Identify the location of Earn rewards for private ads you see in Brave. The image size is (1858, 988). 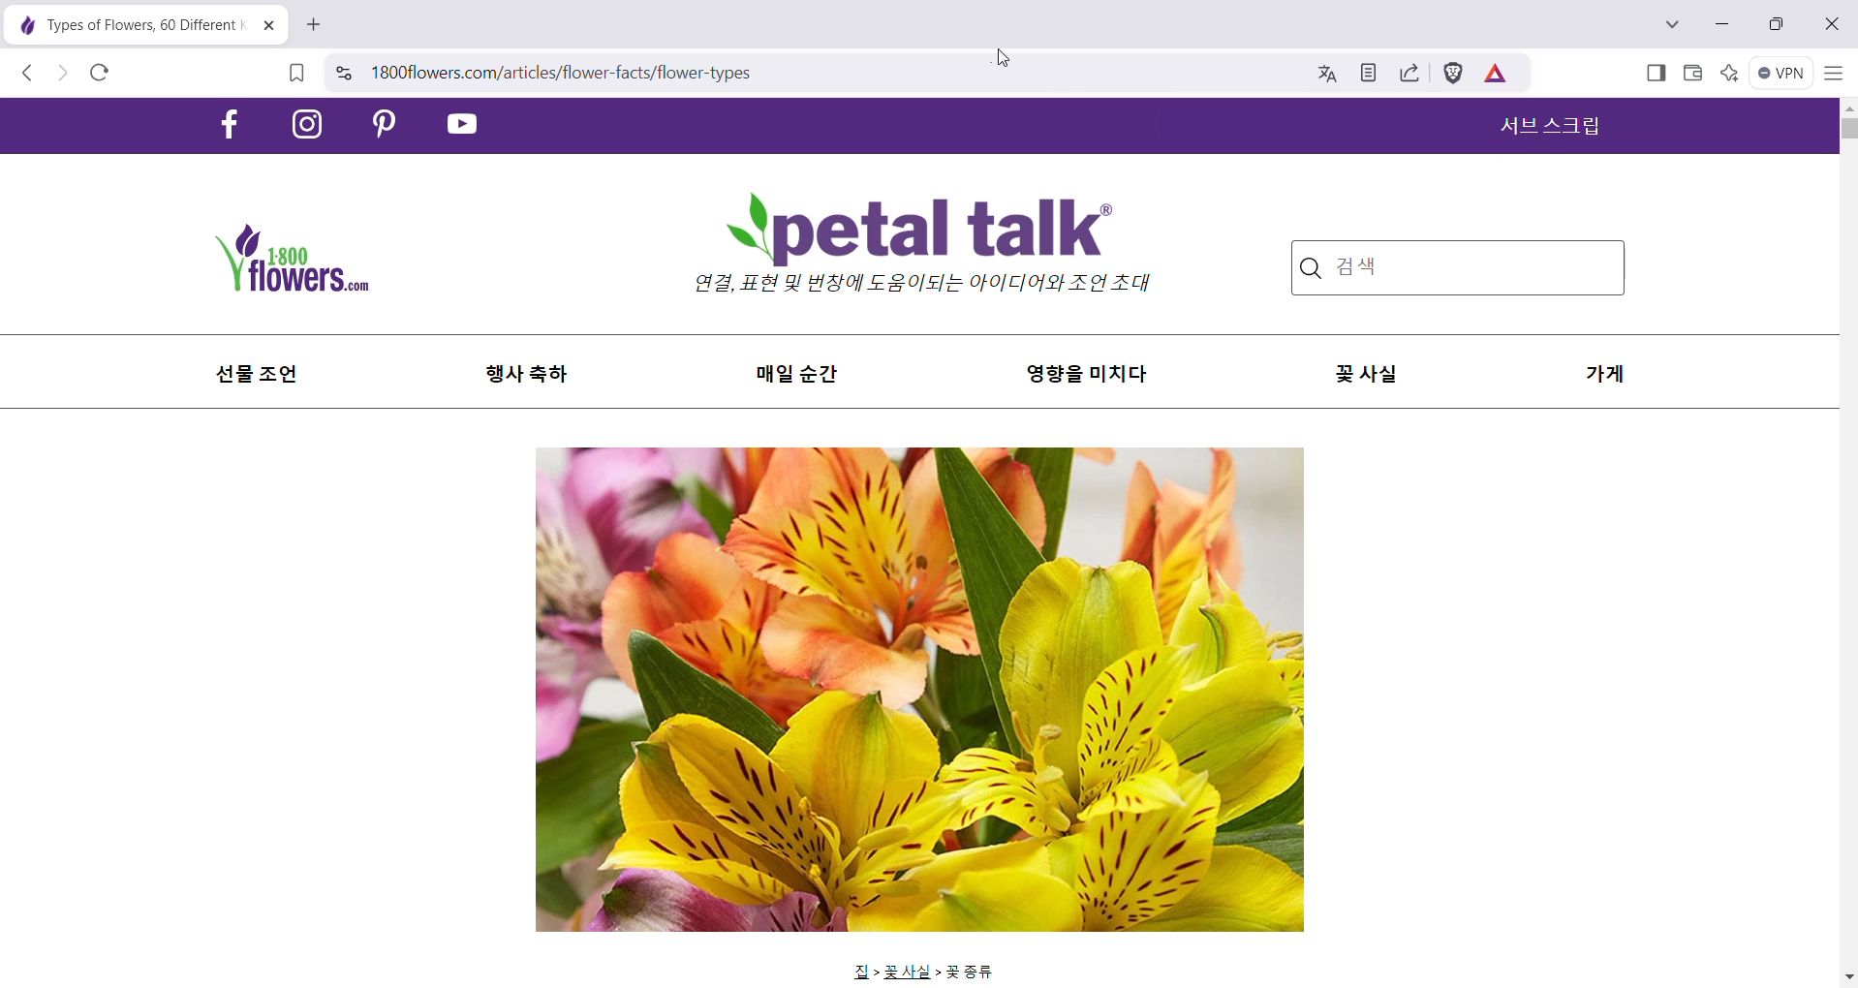
(1493, 74).